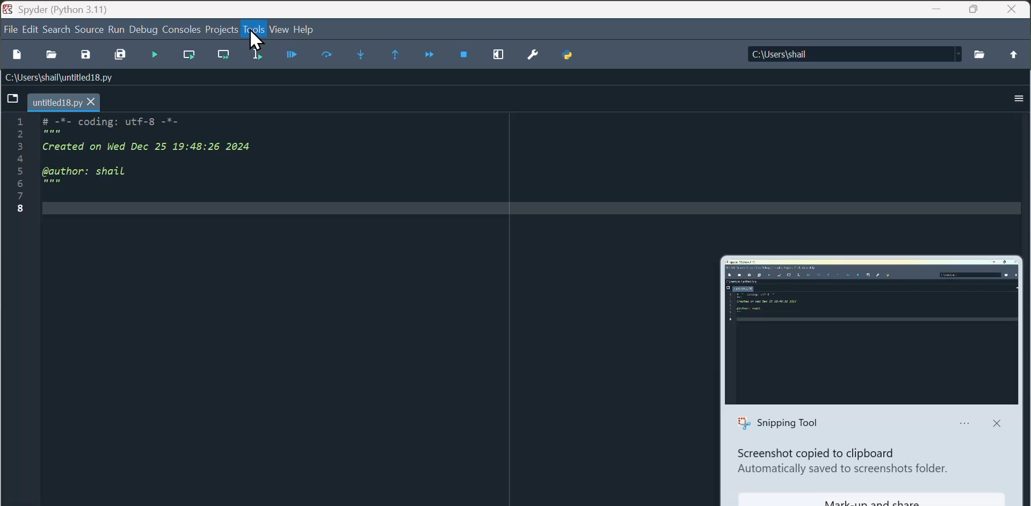 This screenshot has width=1031, height=506. What do you see at coordinates (182, 29) in the screenshot?
I see `Console` at bounding box center [182, 29].